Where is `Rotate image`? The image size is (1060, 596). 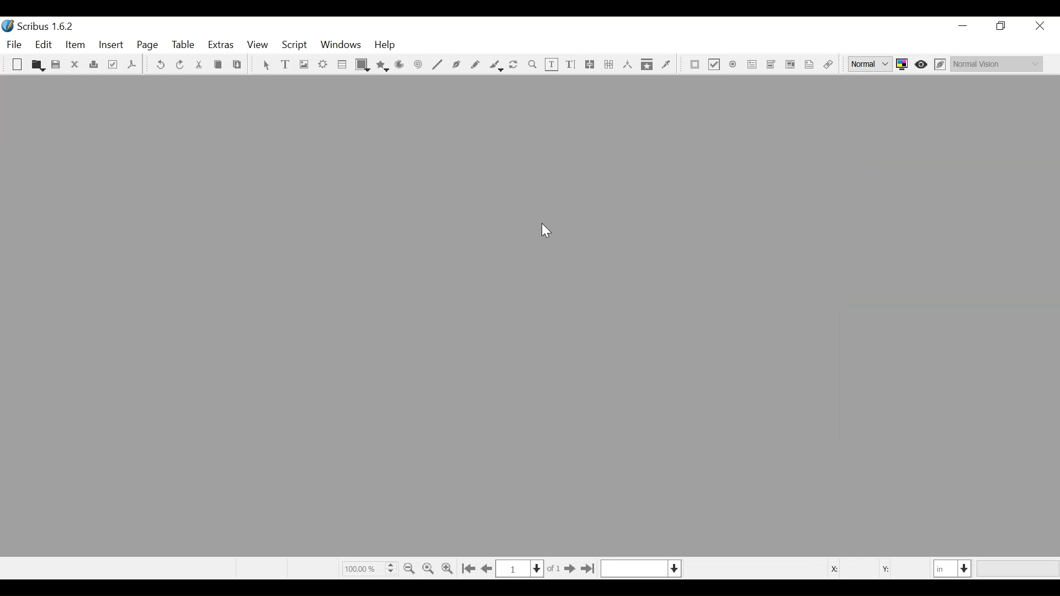 Rotate image is located at coordinates (515, 65).